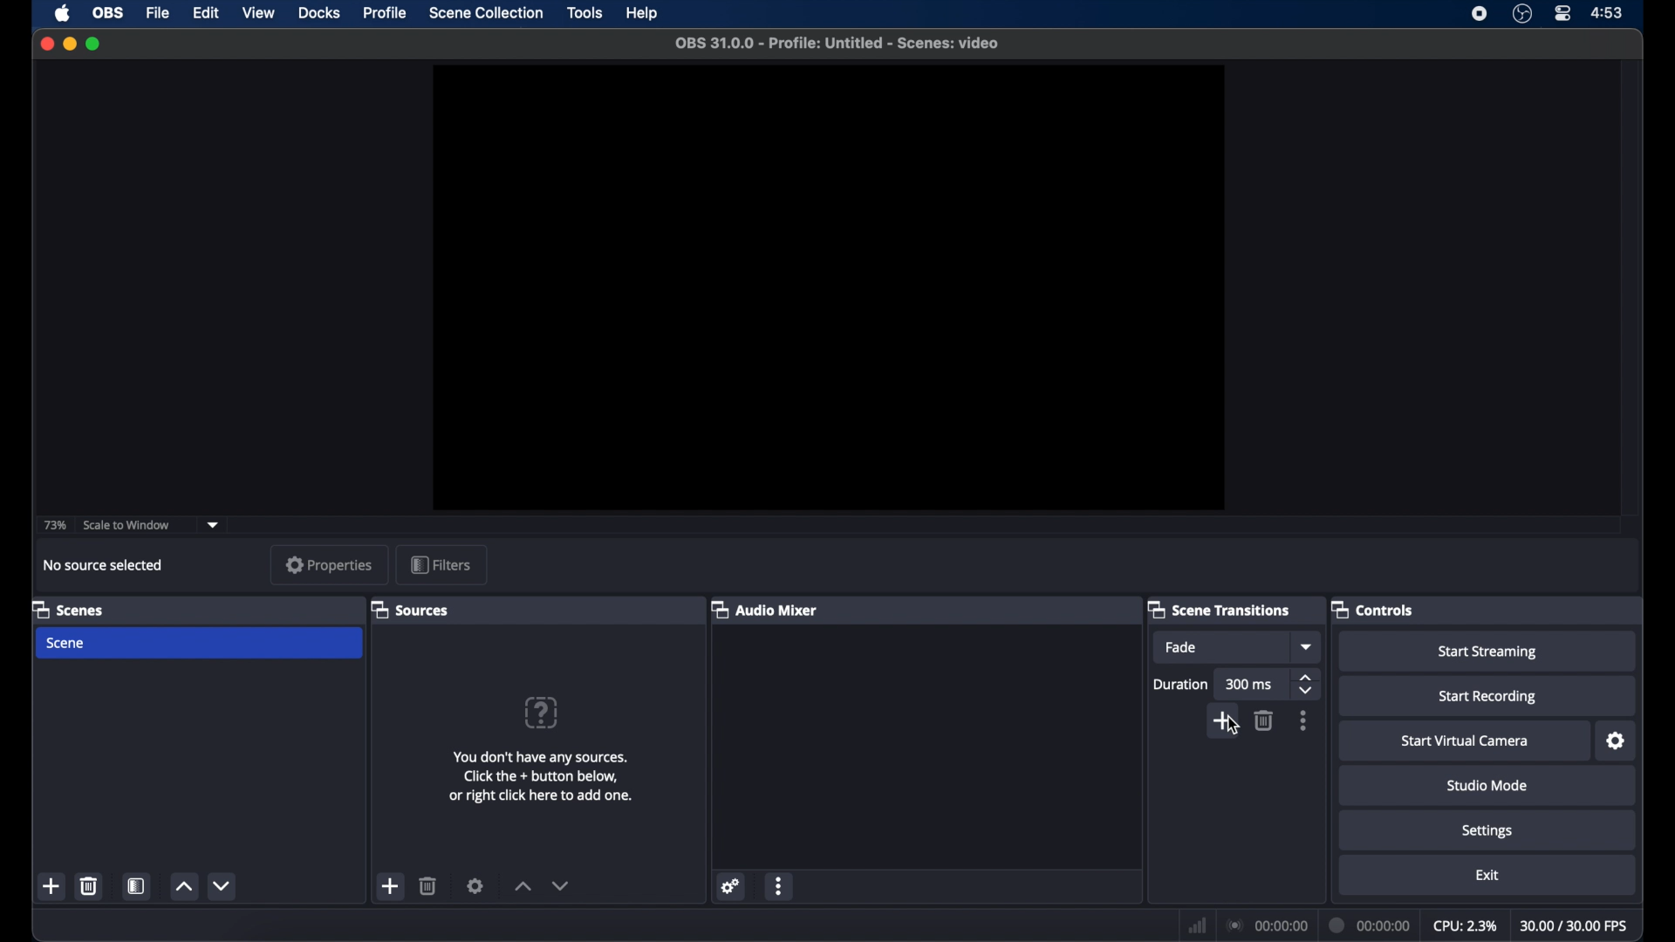 This screenshot has width=1675, height=942. Describe the element at coordinates (1372, 609) in the screenshot. I see `controls` at that location.